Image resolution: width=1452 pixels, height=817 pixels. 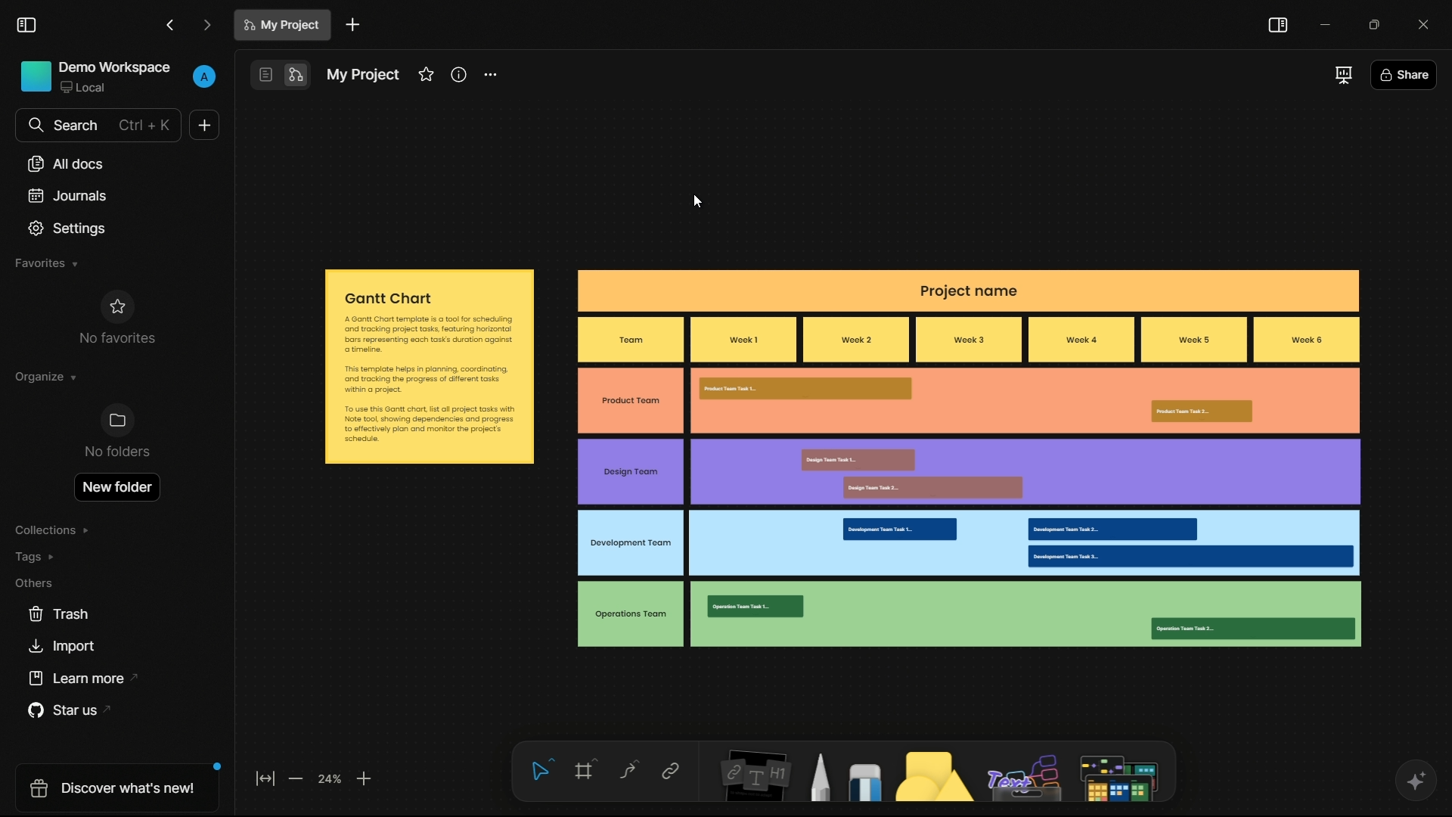 What do you see at coordinates (352, 24) in the screenshot?
I see `add document` at bounding box center [352, 24].